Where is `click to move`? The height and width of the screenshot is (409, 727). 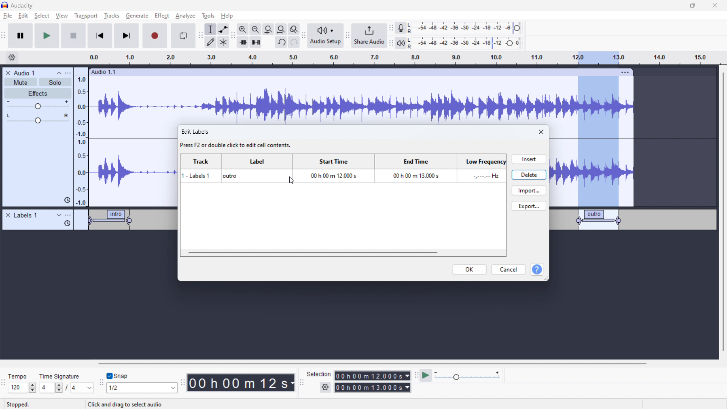
click to move is located at coordinates (354, 72).